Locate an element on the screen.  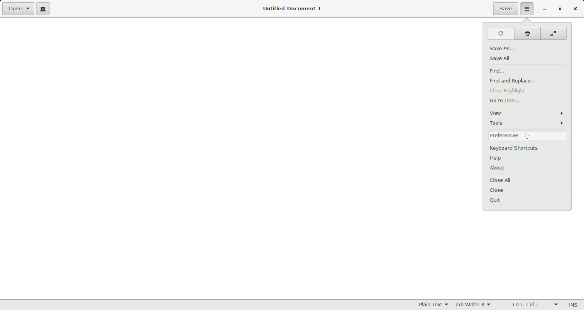
Refresh is located at coordinates (500, 34).